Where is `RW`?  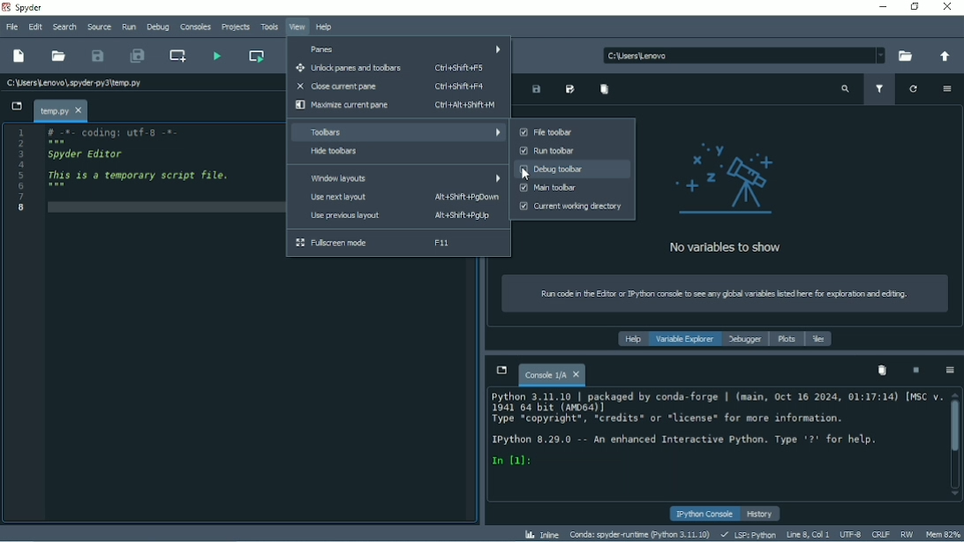 RW is located at coordinates (906, 533).